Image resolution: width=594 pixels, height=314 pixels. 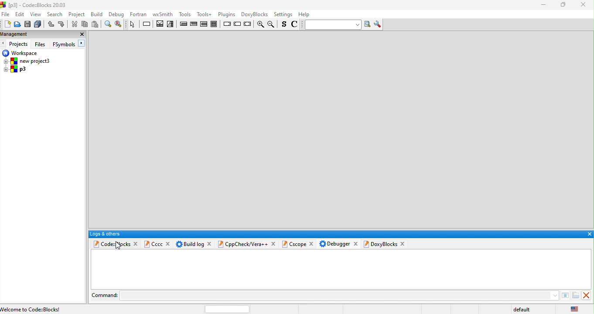 What do you see at coordinates (136, 244) in the screenshot?
I see `close` at bounding box center [136, 244].